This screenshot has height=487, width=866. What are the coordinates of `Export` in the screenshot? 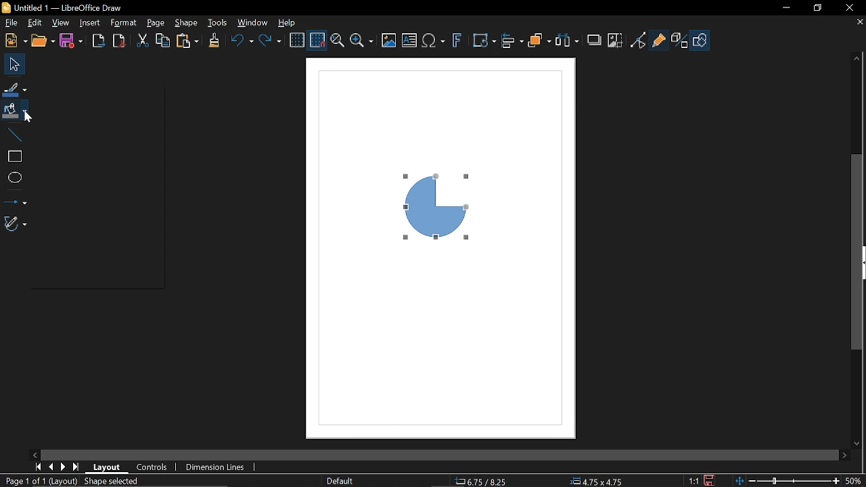 It's located at (96, 41).